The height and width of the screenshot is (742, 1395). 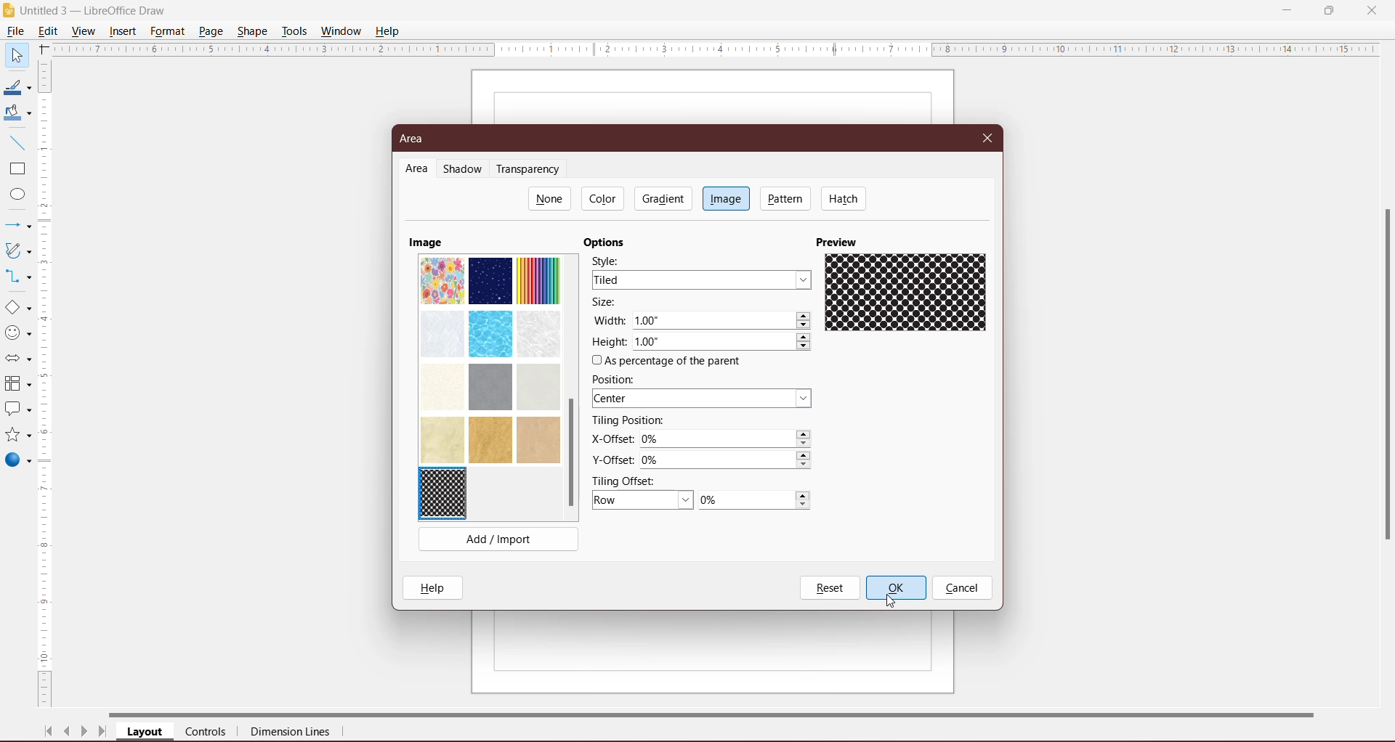 I want to click on Window, so click(x=341, y=31).